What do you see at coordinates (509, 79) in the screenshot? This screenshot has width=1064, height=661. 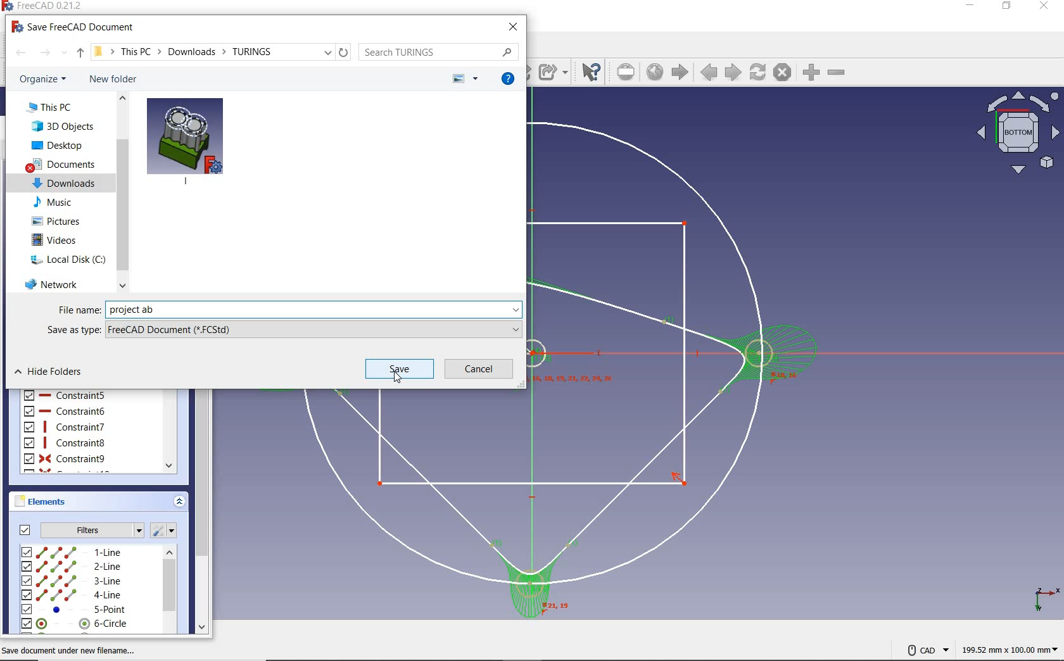 I see `get help` at bounding box center [509, 79].